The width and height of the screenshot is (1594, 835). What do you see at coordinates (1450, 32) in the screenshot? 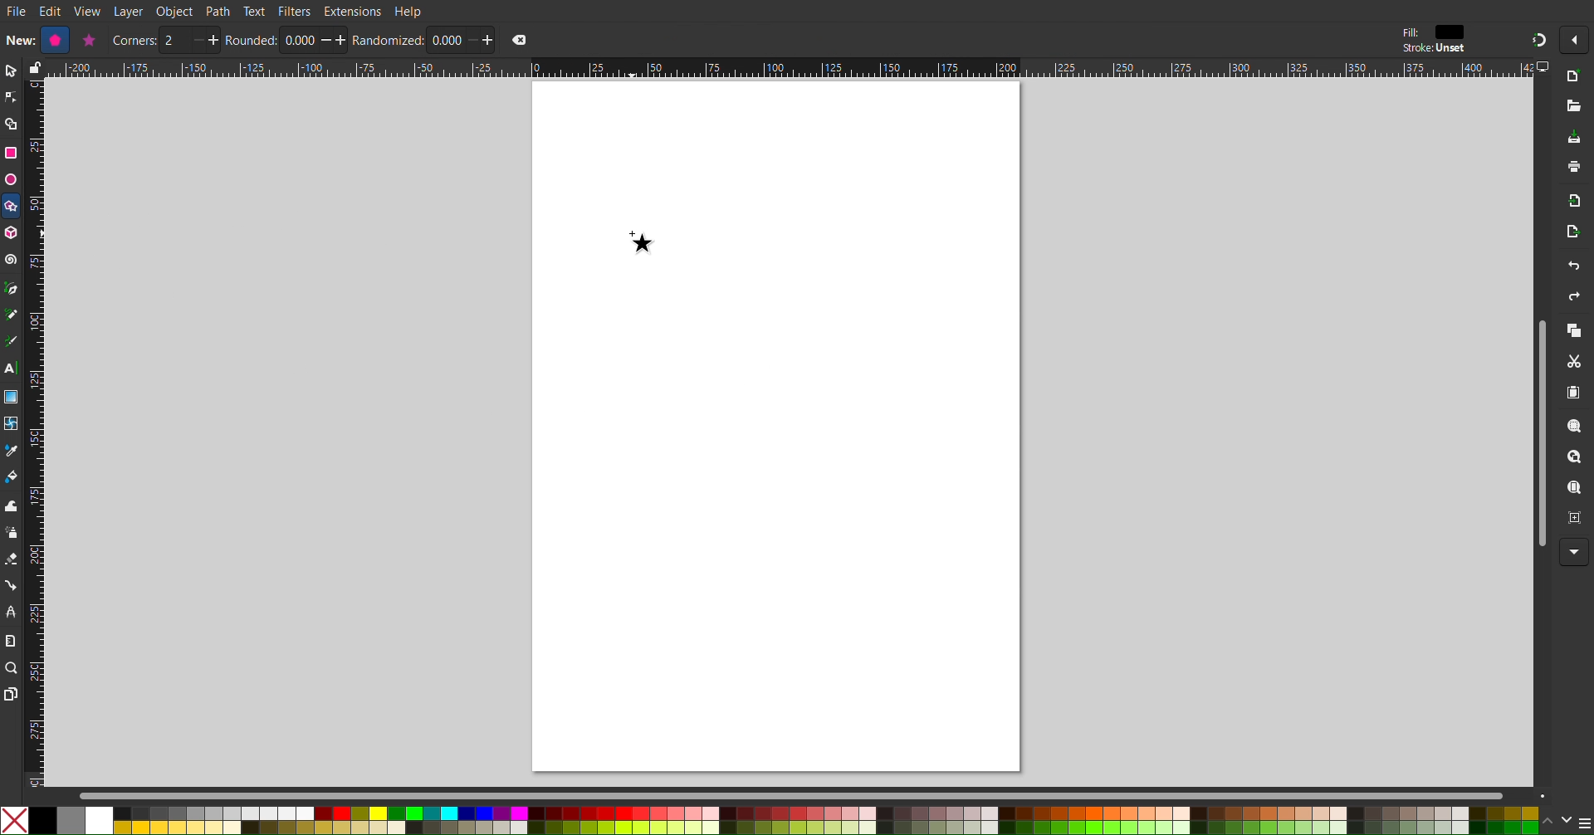
I see `color` at bounding box center [1450, 32].